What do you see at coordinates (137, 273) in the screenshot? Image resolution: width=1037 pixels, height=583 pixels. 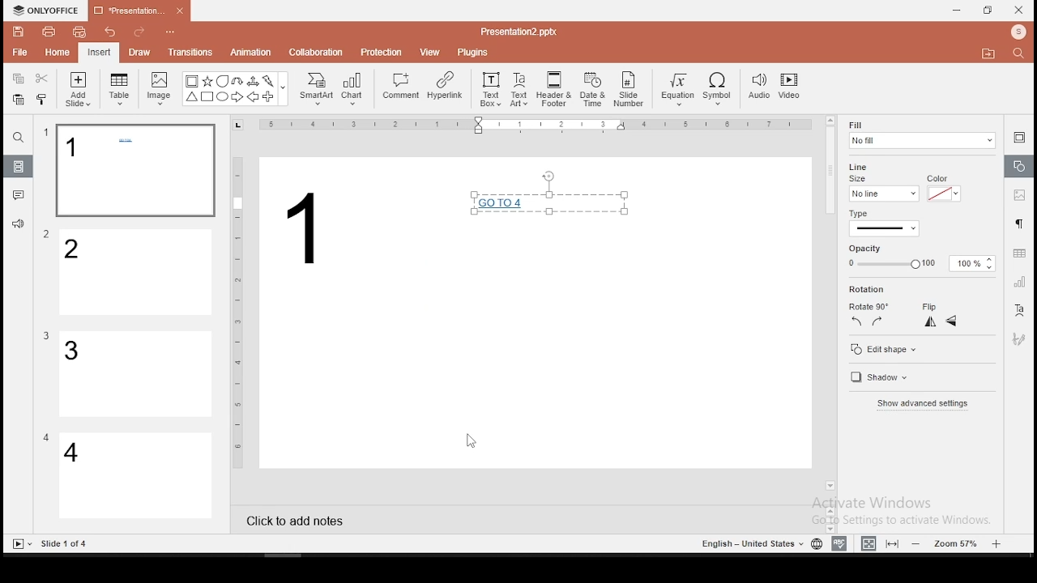 I see `slide 2` at bounding box center [137, 273].